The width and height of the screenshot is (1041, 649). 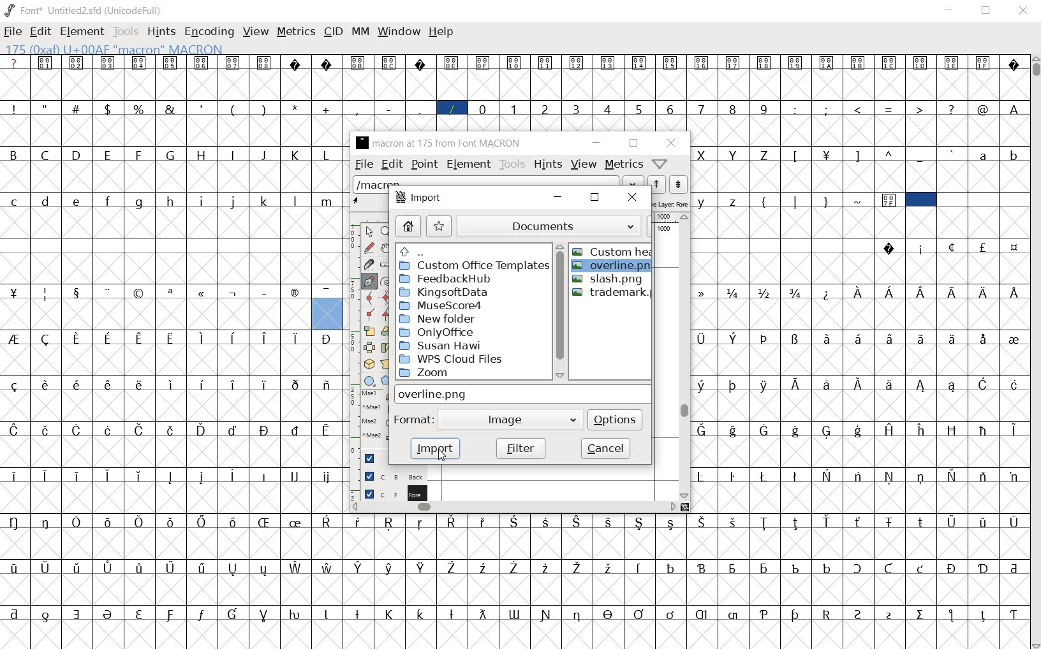 I want to click on MuseScore4, so click(x=458, y=307).